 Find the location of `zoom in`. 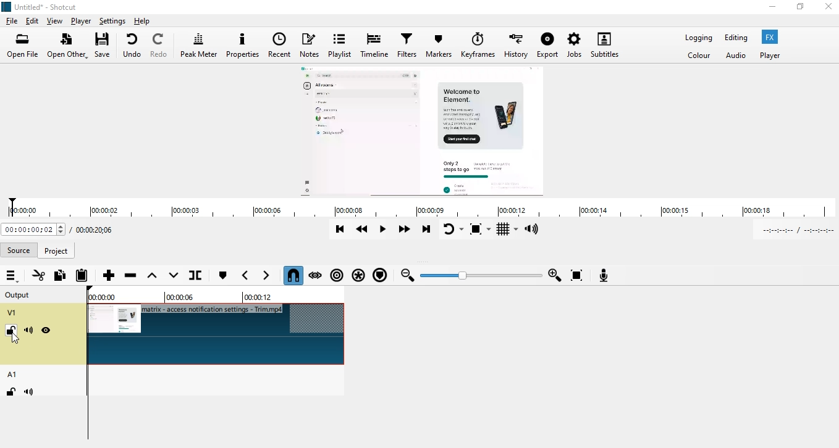

zoom in is located at coordinates (555, 275).